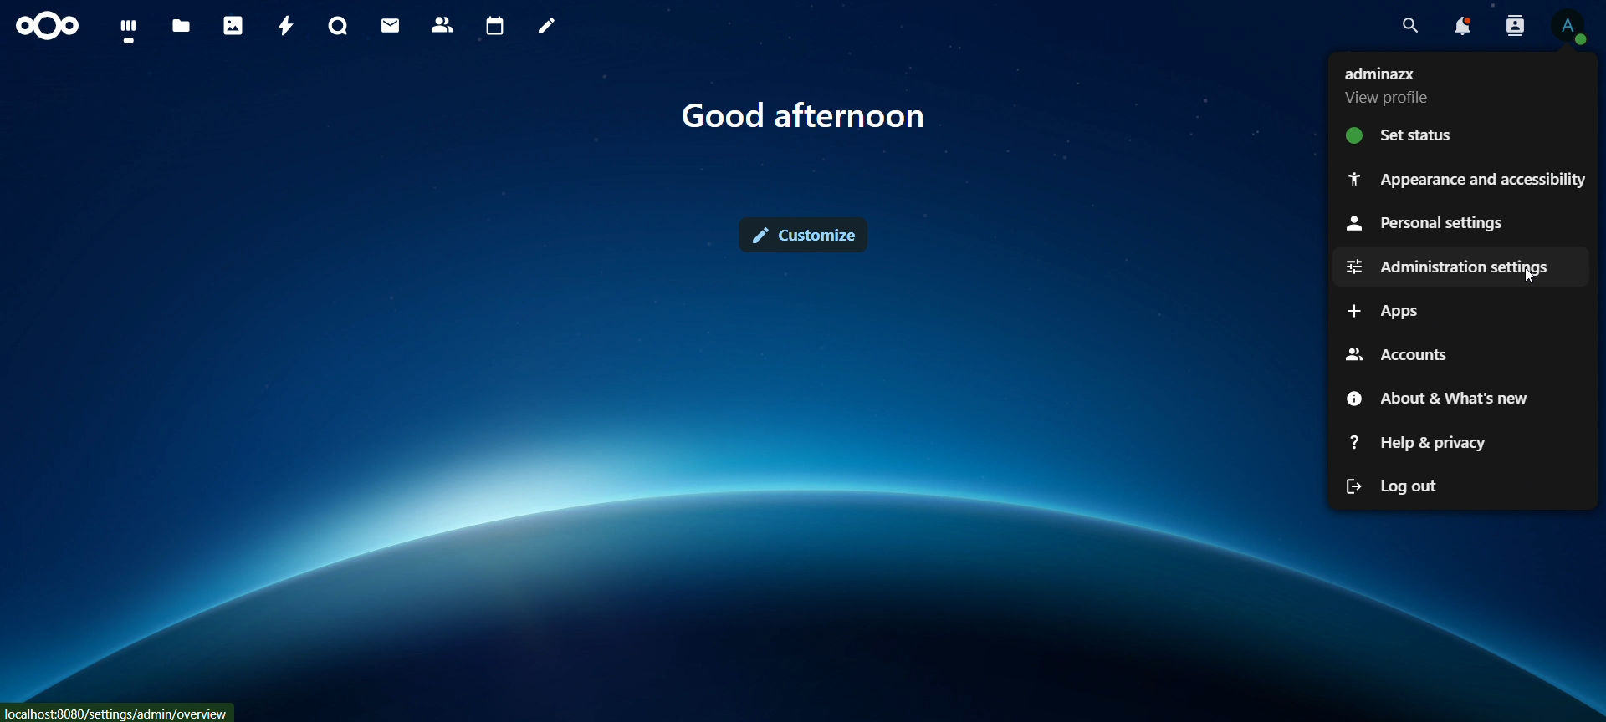 This screenshot has width=1606, height=722. What do you see at coordinates (495, 27) in the screenshot?
I see `calendar` at bounding box center [495, 27].